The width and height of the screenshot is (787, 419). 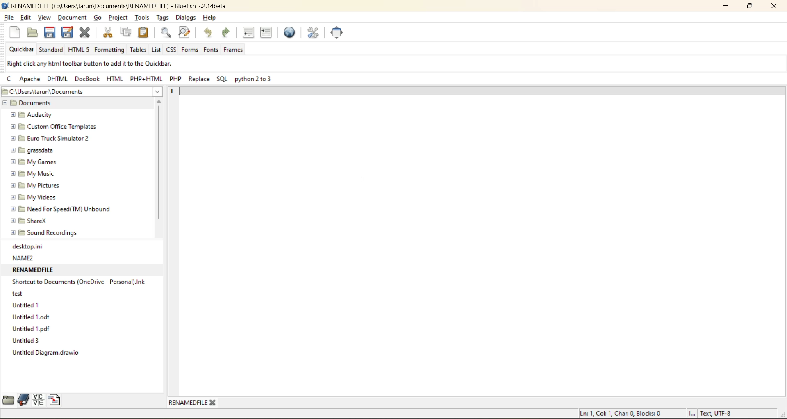 What do you see at coordinates (23, 50) in the screenshot?
I see `quickbar` at bounding box center [23, 50].